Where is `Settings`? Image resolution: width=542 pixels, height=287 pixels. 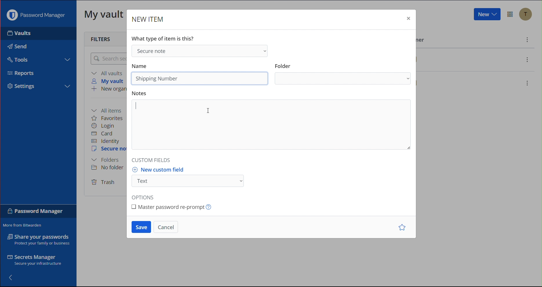 Settings is located at coordinates (21, 87).